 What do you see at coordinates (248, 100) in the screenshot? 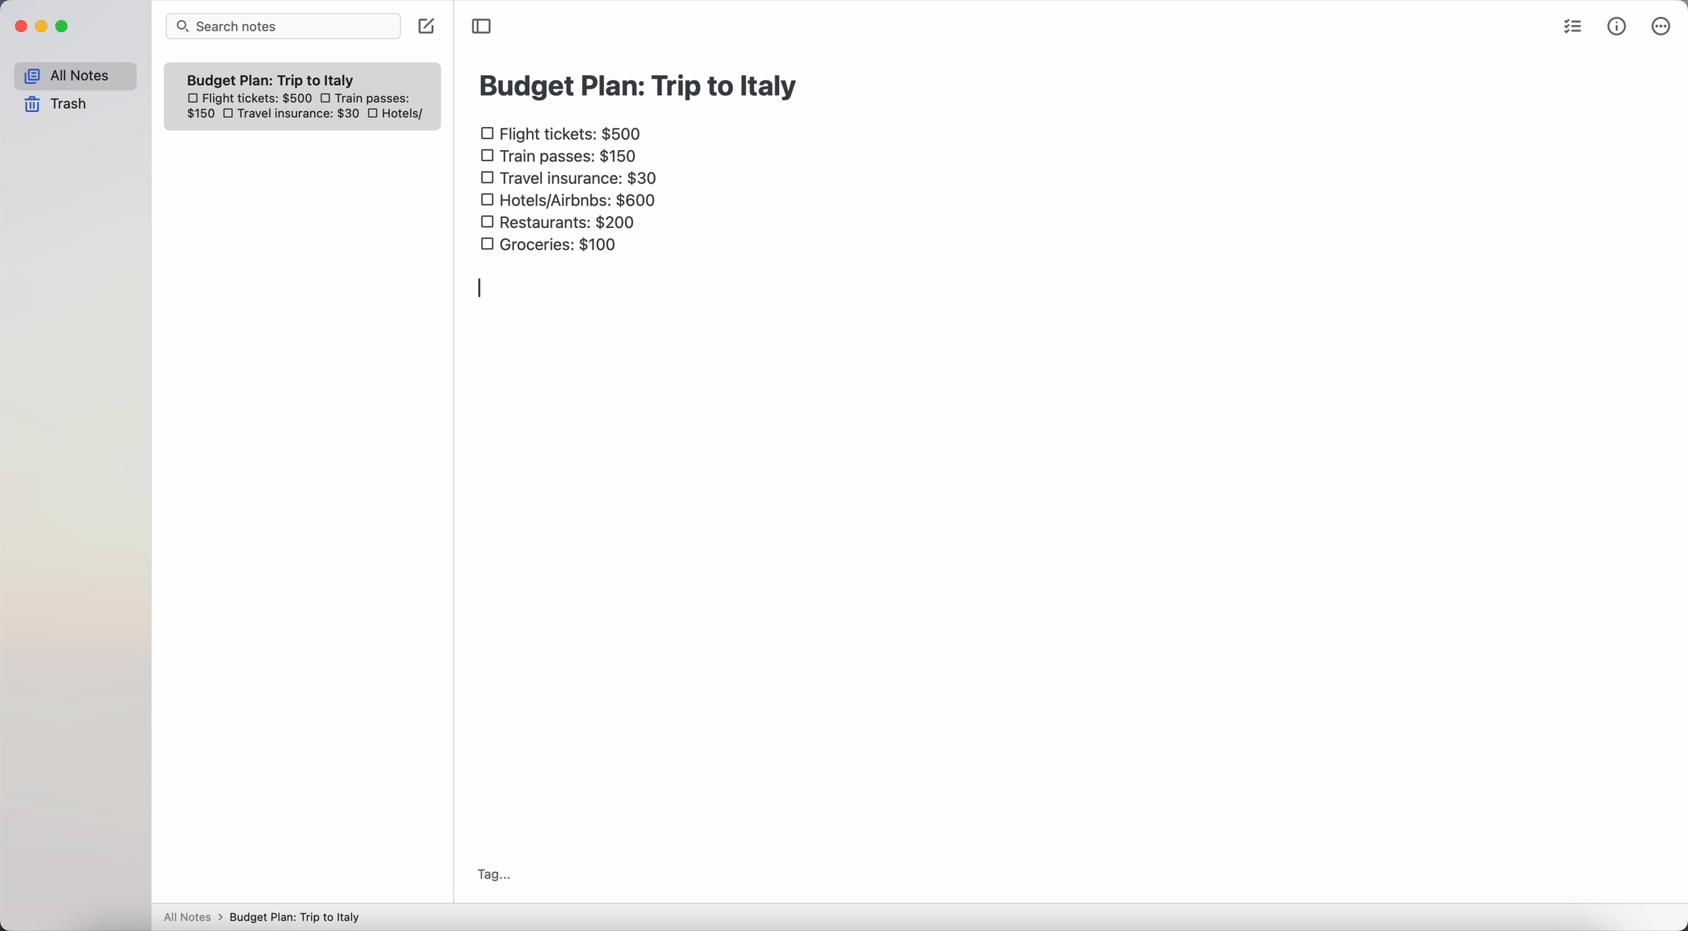
I see `flight tickets: $500` at bounding box center [248, 100].